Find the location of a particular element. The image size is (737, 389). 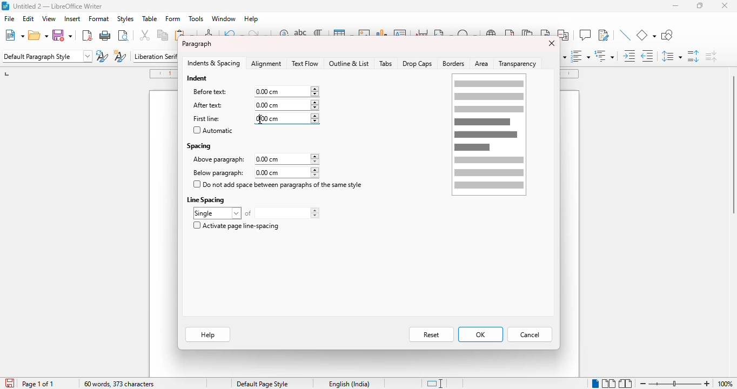

edit is located at coordinates (29, 18).